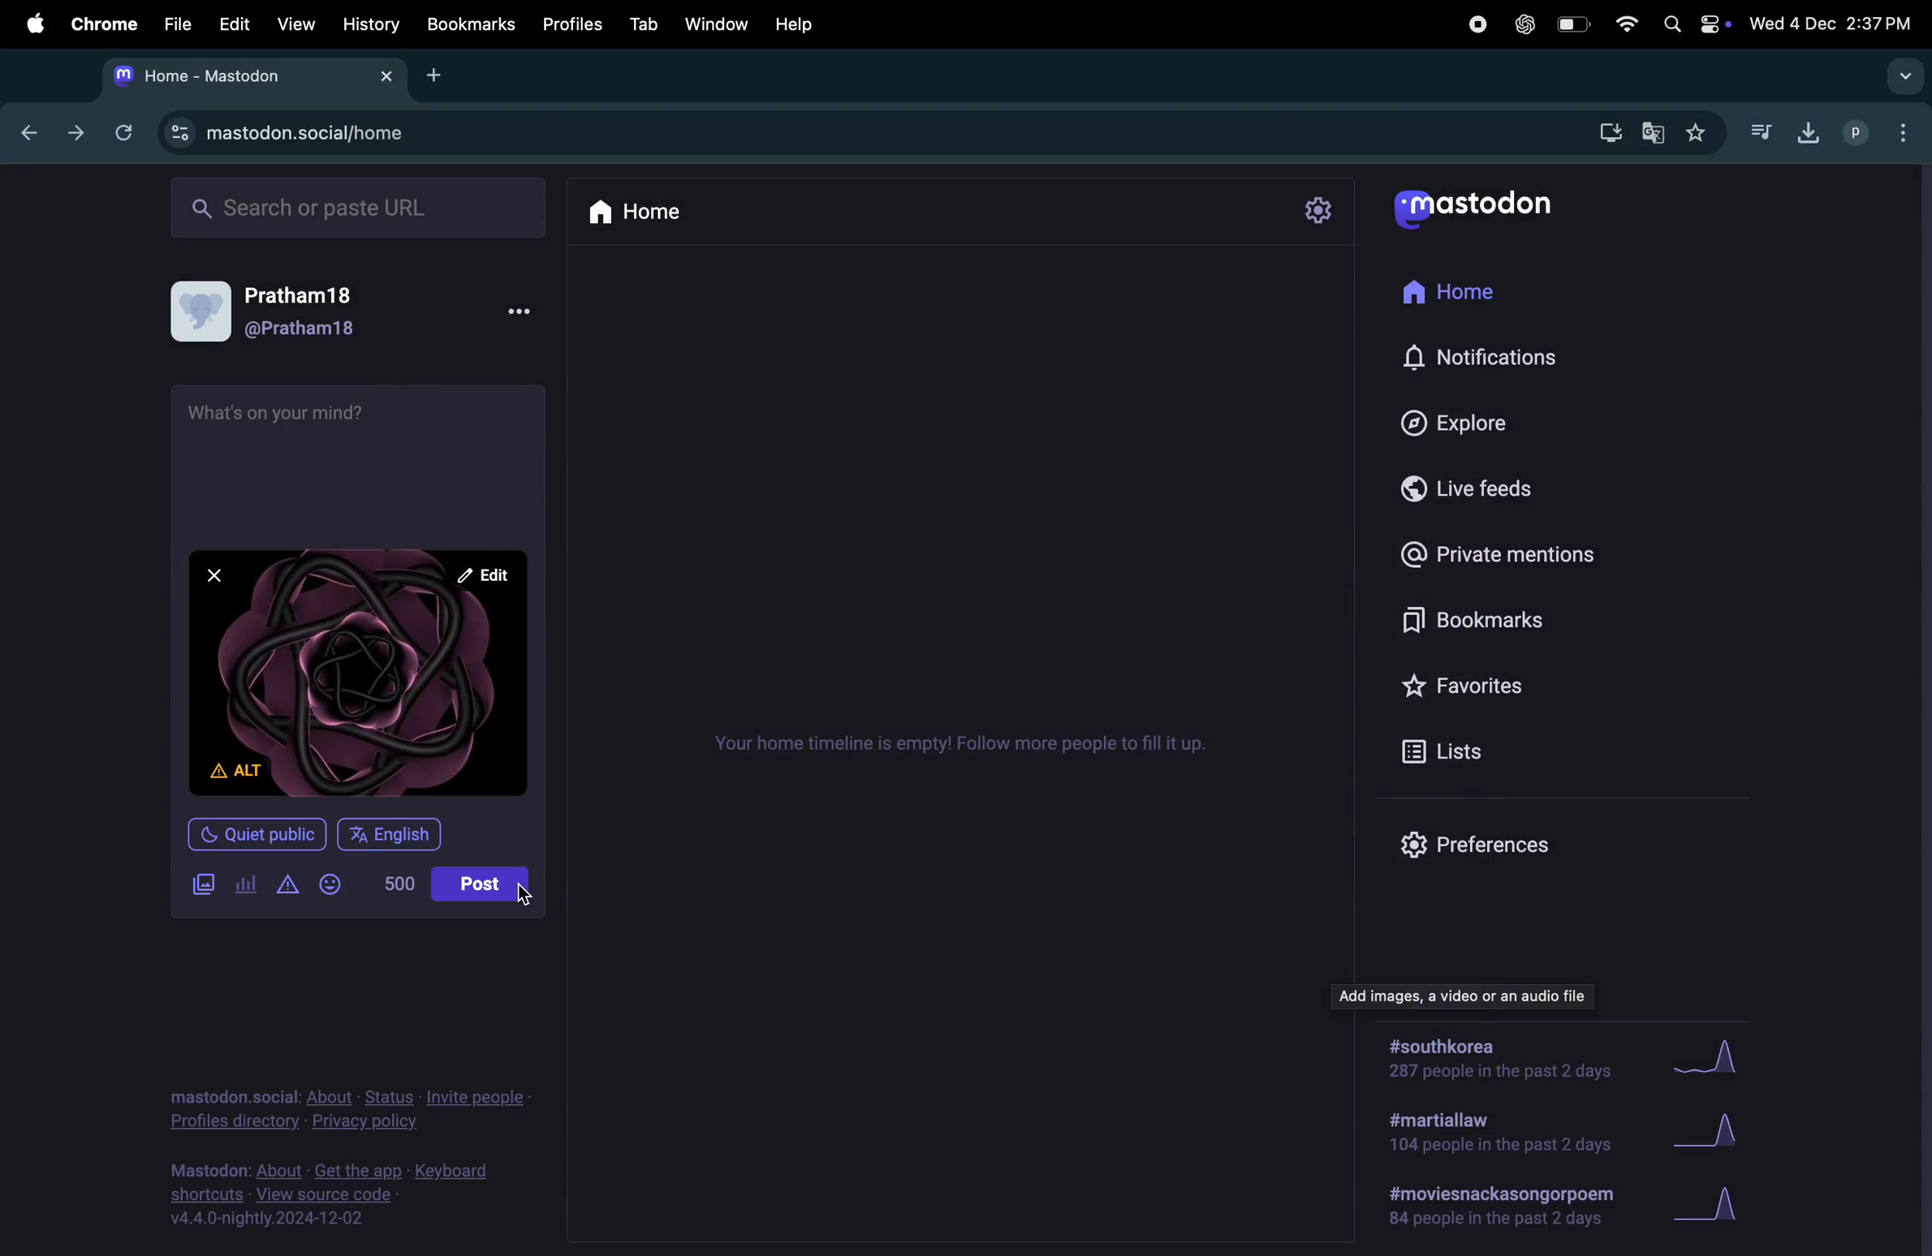 Image resolution: width=1932 pixels, height=1256 pixels. I want to click on Profiles, so click(574, 20).